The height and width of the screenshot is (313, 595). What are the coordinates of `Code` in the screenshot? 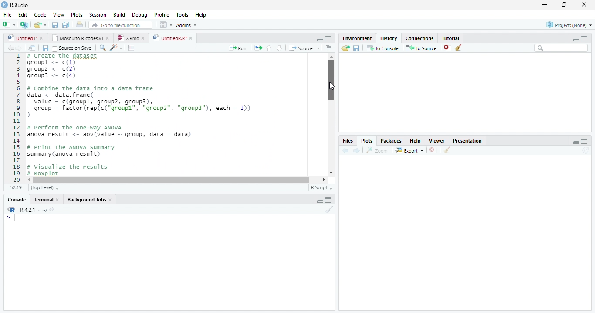 It's located at (39, 15).